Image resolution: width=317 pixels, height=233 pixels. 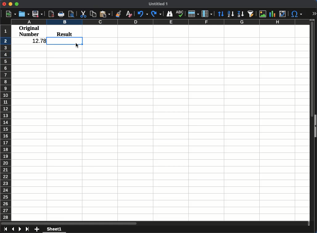 What do you see at coordinates (296, 14) in the screenshot?
I see `special character` at bounding box center [296, 14].